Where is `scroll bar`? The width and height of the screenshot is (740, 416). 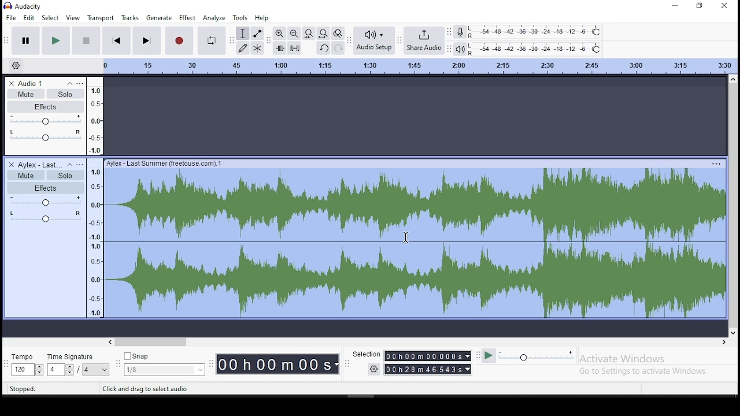
scroll bar is located at coordinates (733, 206).